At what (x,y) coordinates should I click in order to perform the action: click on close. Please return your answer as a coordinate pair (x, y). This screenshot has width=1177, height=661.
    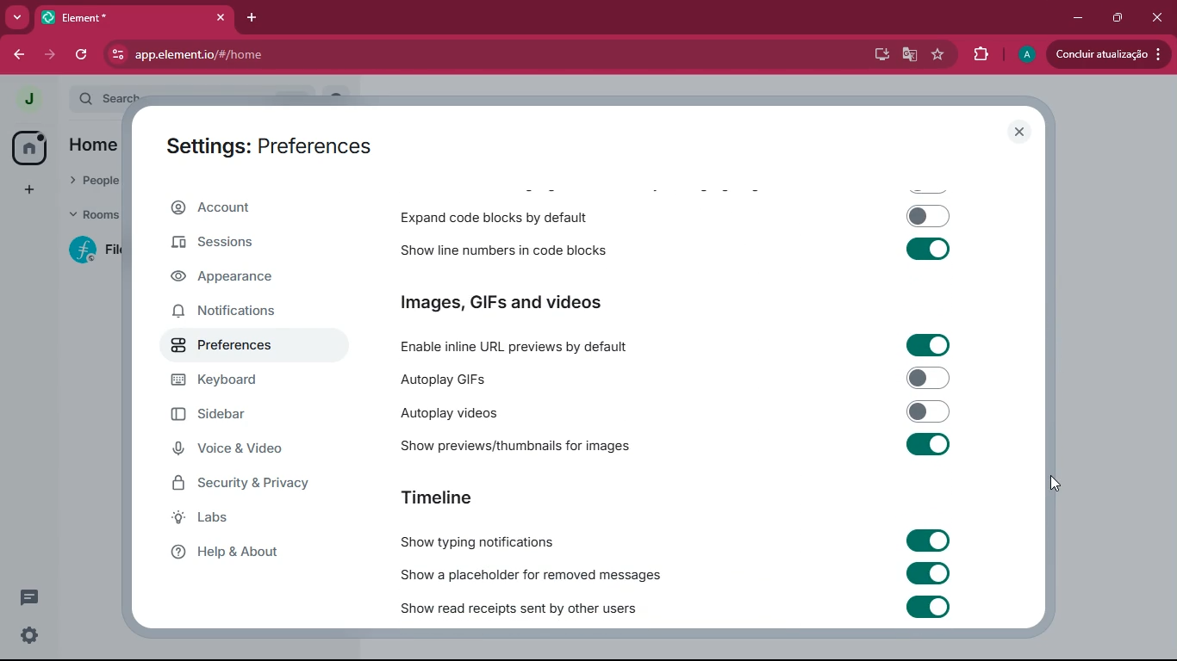
    Looking at the image, I should click on (1017, 131).